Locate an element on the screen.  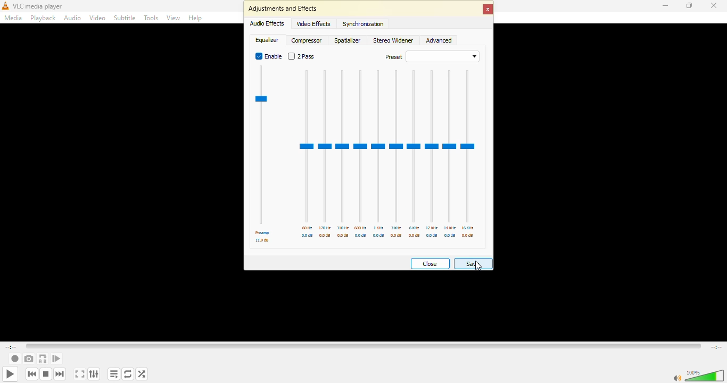
db is located at coordinates (379, 237).